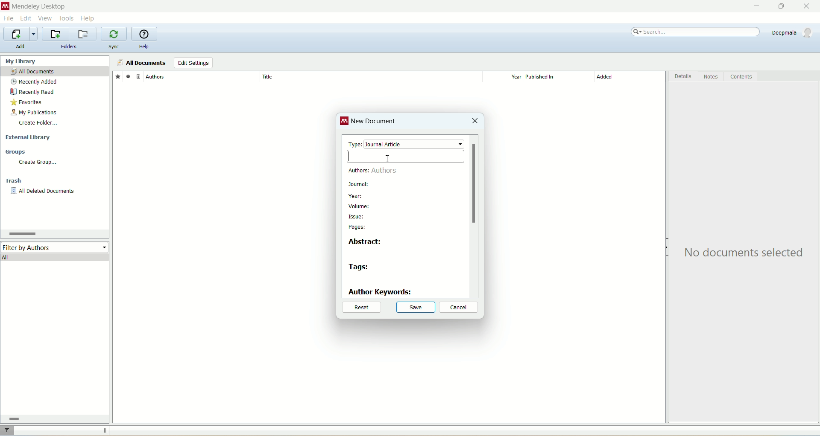 The height and width of the screenshot is (436, 820). I want to click on vertical scroll bar, so click(474, 215).